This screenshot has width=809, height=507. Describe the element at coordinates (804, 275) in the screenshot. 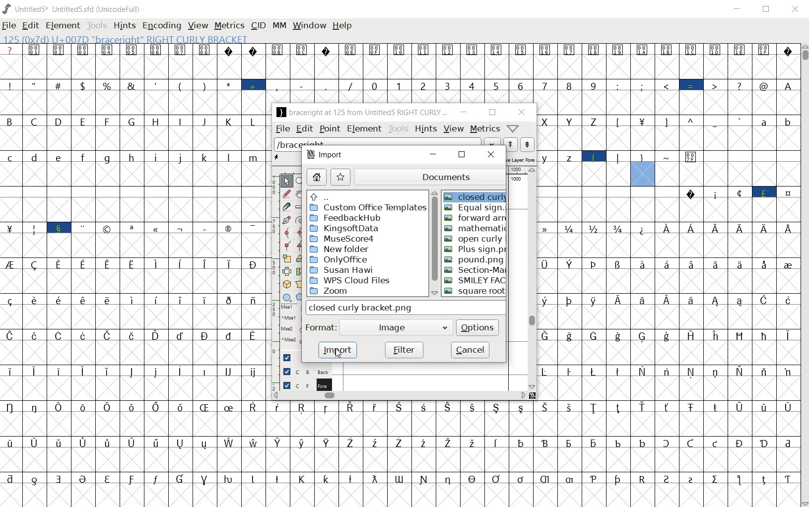

I see `SCROLLBAR` at that location.